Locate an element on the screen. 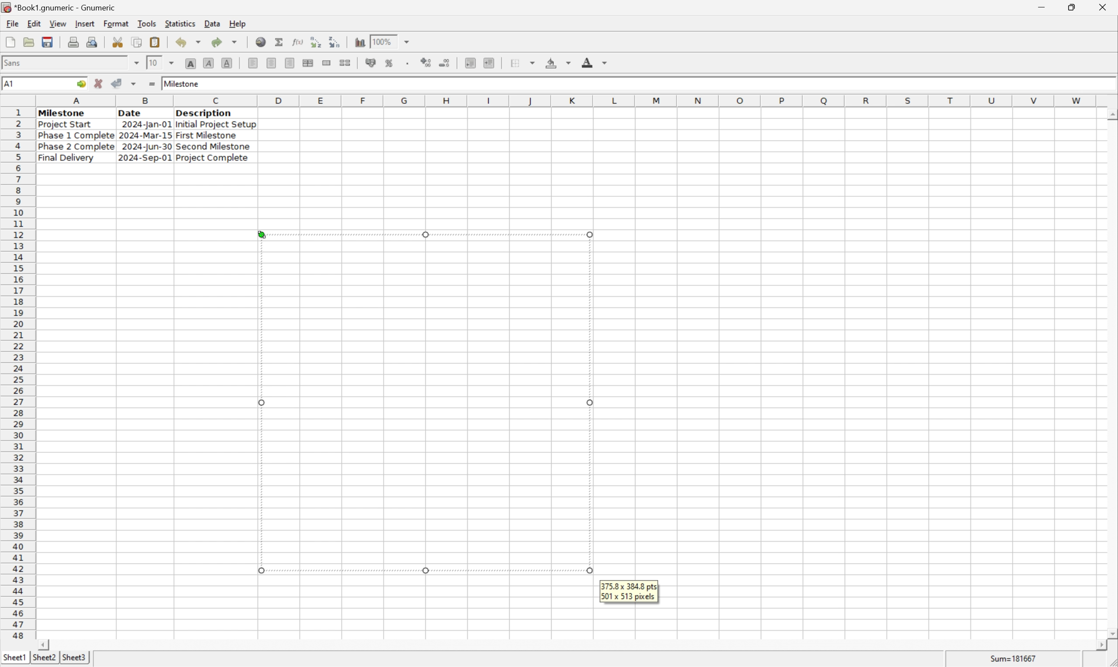 This screenshot has width=1118, height=667. go to is located at coordinates (80, 84).